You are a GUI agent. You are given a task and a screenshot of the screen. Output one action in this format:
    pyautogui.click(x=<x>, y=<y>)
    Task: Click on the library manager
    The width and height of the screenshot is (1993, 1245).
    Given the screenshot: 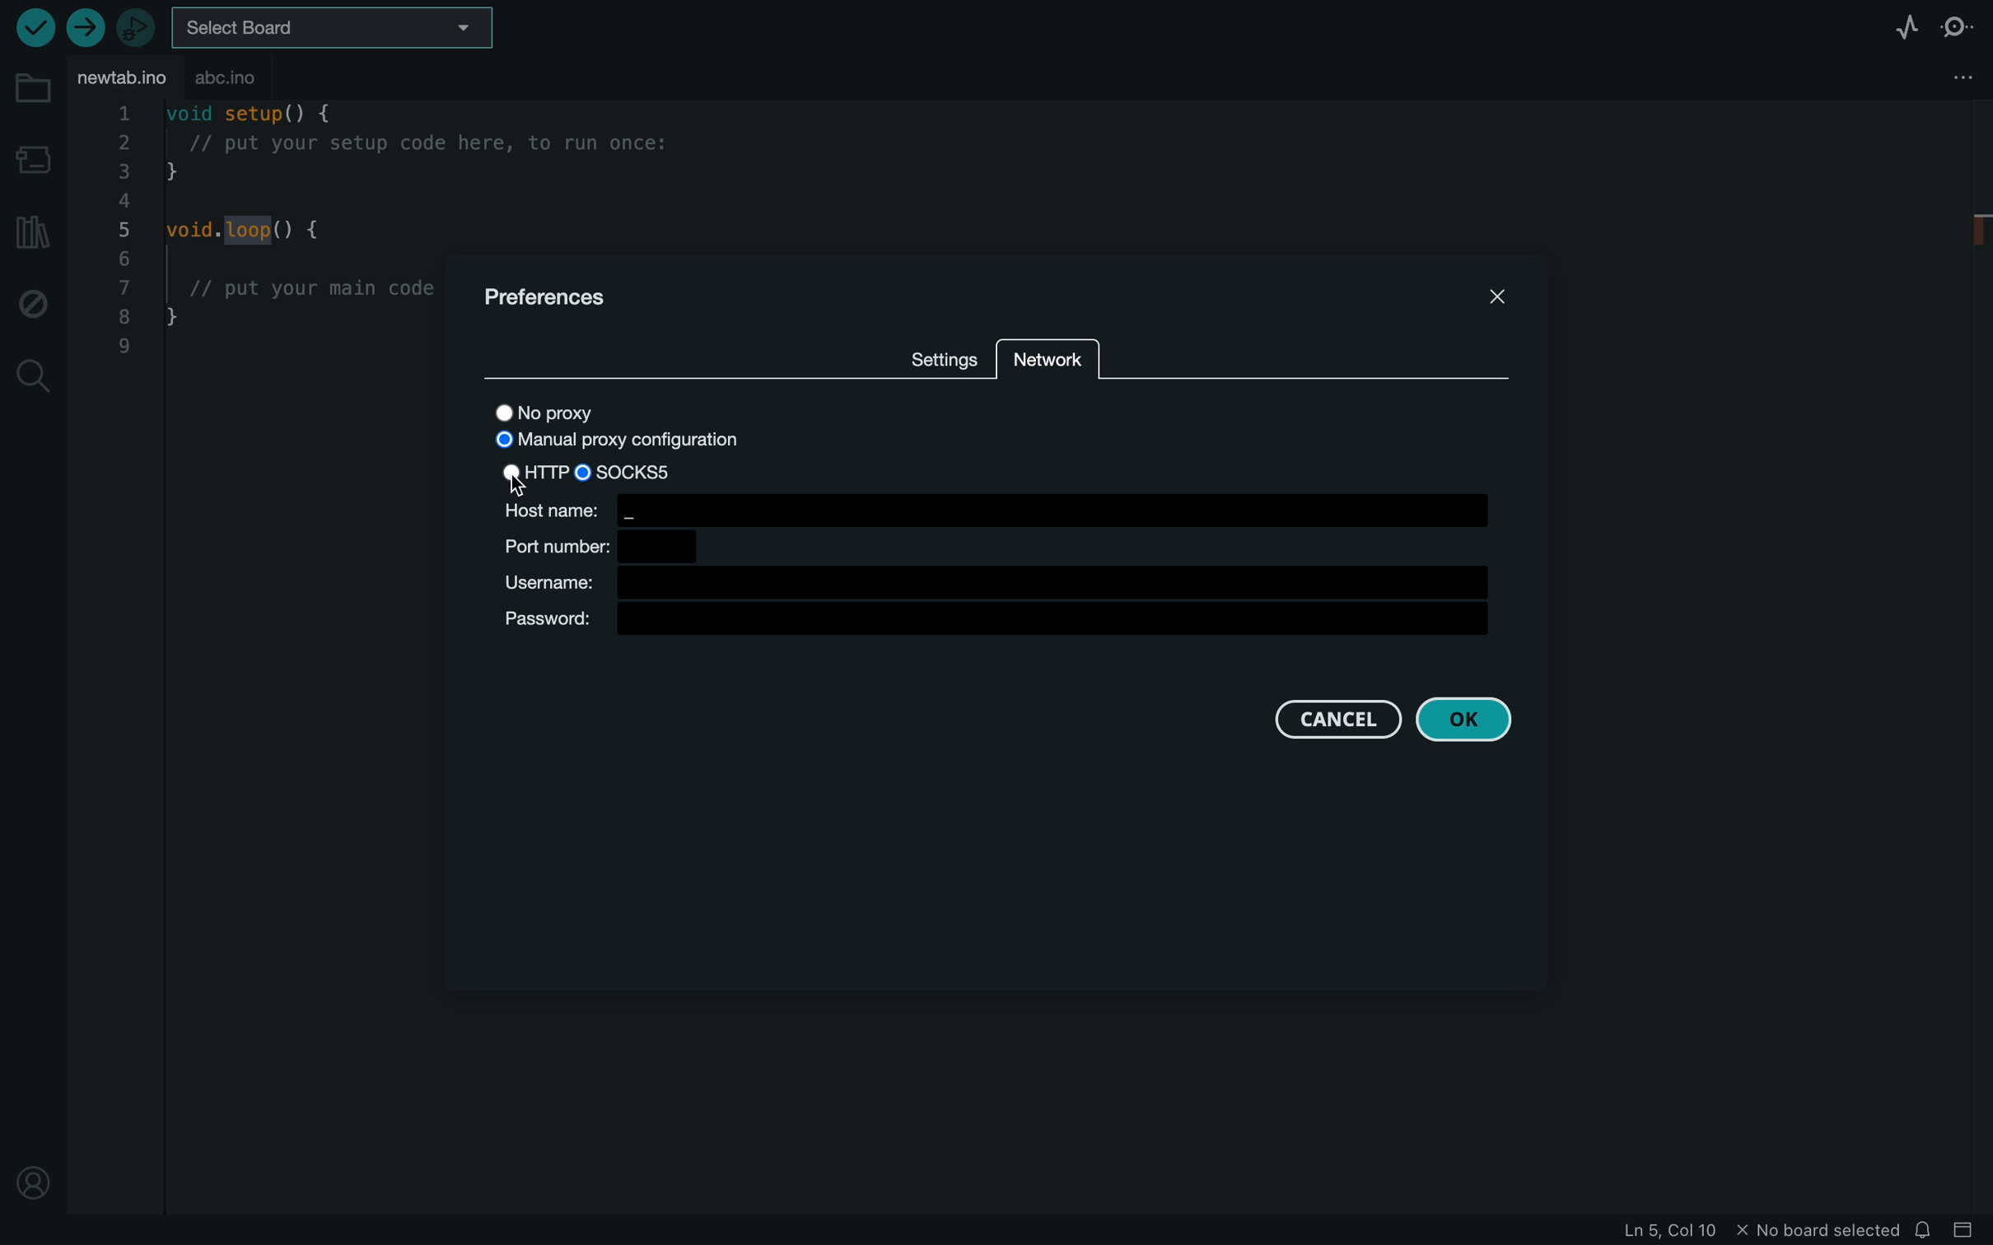 What is the action you would take?
    pyautogui.click(x=29, y=231)
    